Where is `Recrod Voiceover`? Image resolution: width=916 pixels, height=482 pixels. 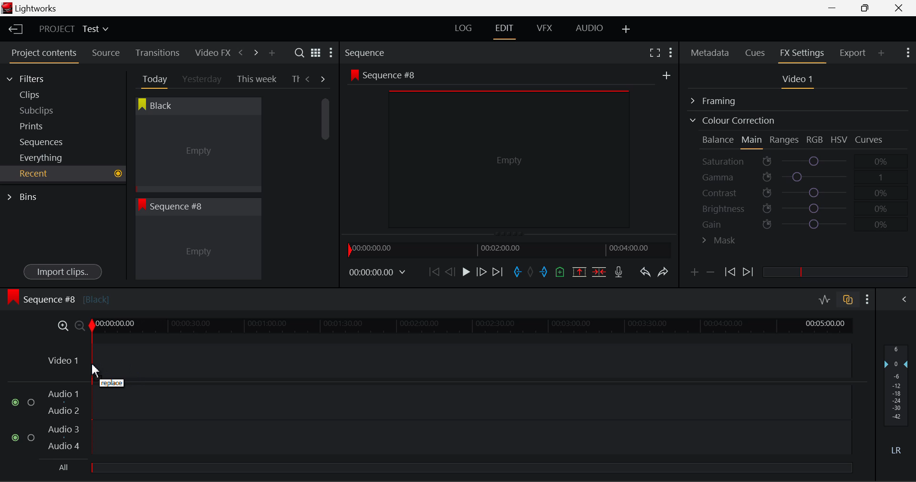
Recrod Voiceover is located at coordinates (618, 272).